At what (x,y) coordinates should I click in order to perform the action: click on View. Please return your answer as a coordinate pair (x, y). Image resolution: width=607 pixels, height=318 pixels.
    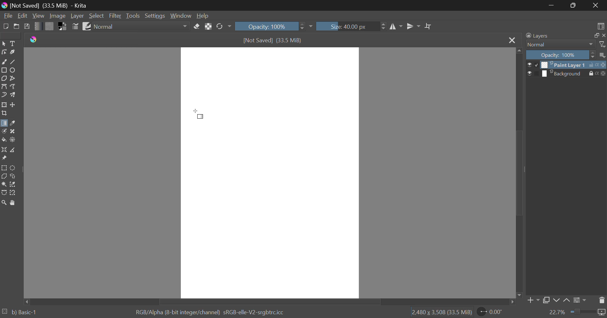
    Looking at the image, I should click on (39, 16).